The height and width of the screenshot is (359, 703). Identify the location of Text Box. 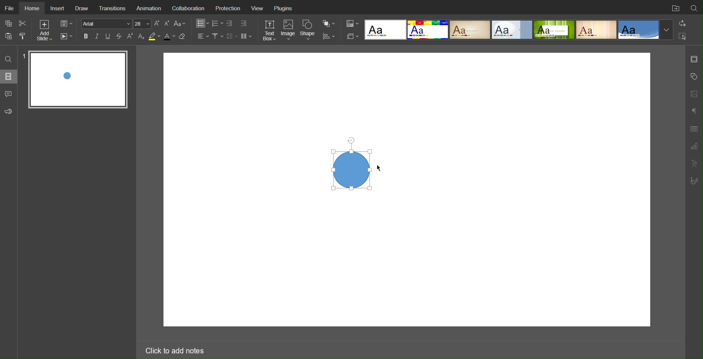
(269, 30).